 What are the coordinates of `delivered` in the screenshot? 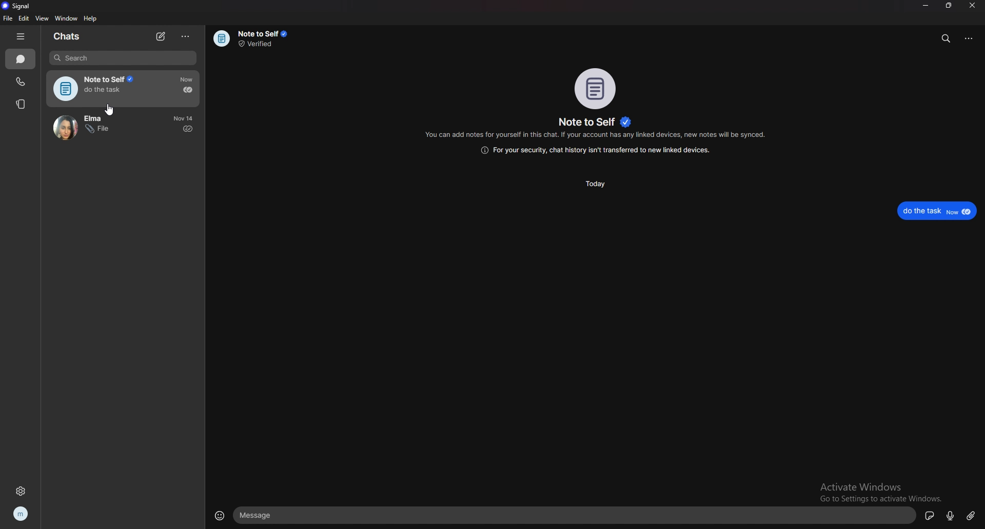 It's located at (188, 90).